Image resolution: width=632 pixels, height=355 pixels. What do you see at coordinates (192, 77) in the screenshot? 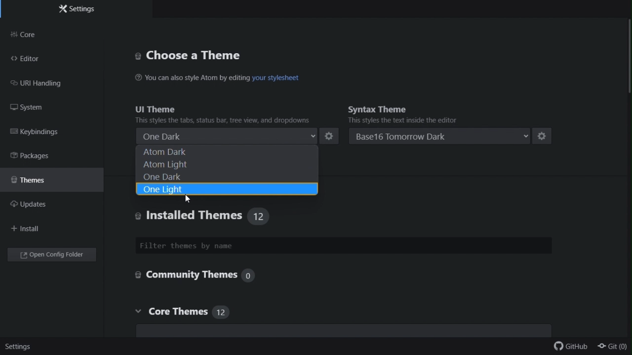
I see `‘You can also style Atom by editing` at bounding box center [192, 77].